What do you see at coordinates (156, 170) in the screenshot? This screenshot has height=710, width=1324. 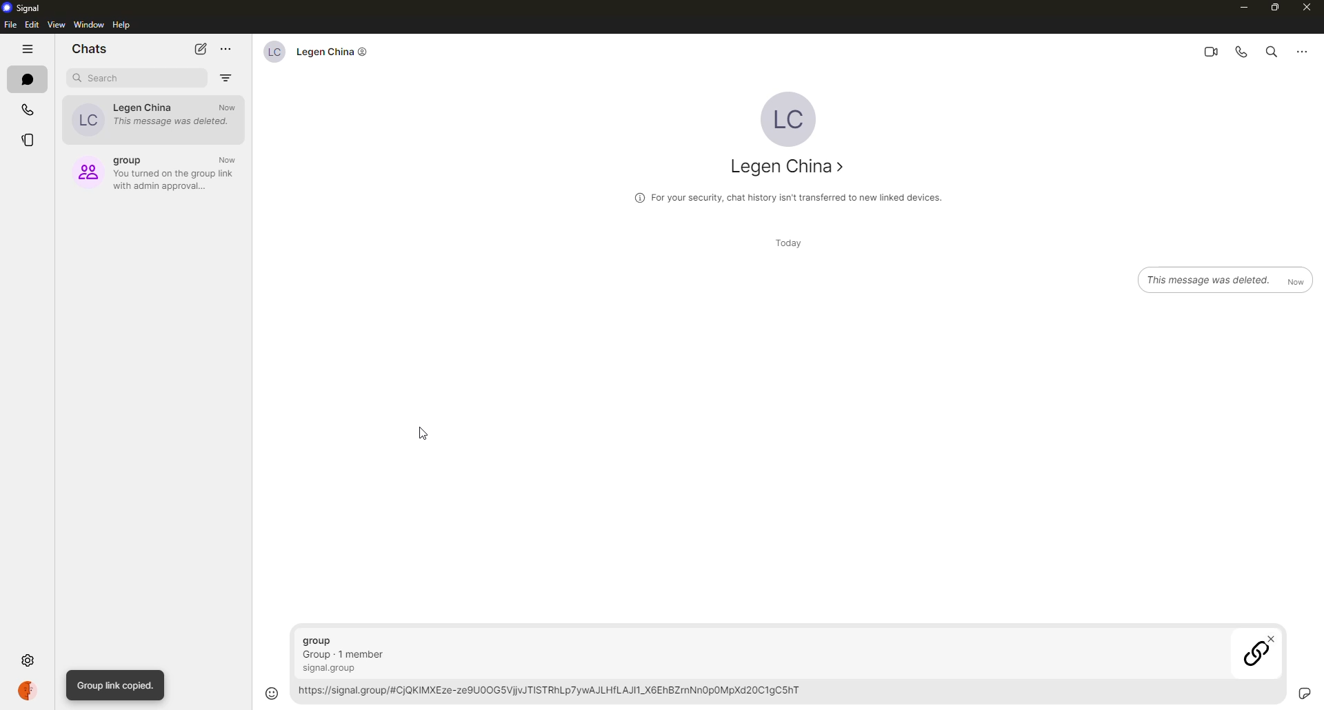 I see `group` at bounding box center [156, 170].